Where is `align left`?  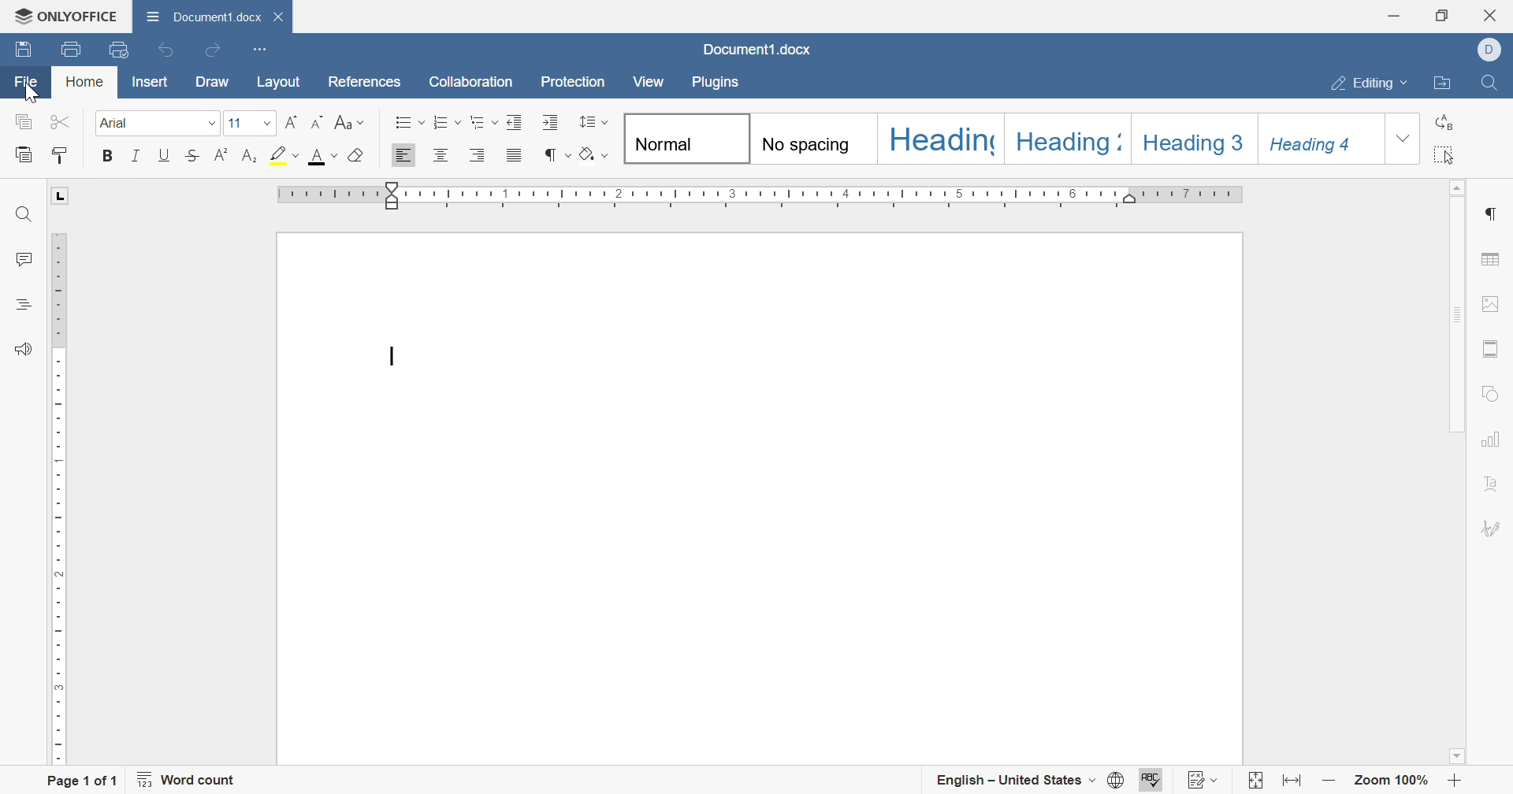
align left is located at coordinates (400, 157).